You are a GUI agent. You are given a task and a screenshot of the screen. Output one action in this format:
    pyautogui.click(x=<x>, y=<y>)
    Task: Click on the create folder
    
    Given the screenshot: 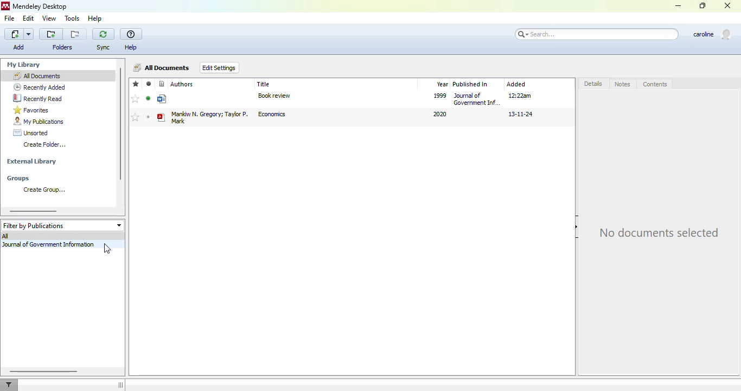 What is the action you would take?
    pyautogui.click(x=44, y=144)
    